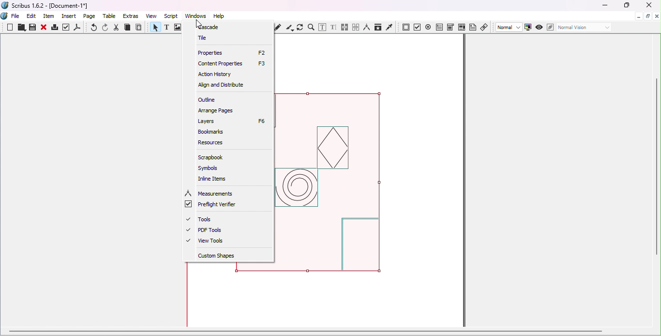 The height and width of the screenshot is (336, 661). I want to click on PDF check button, so click(418, 27).